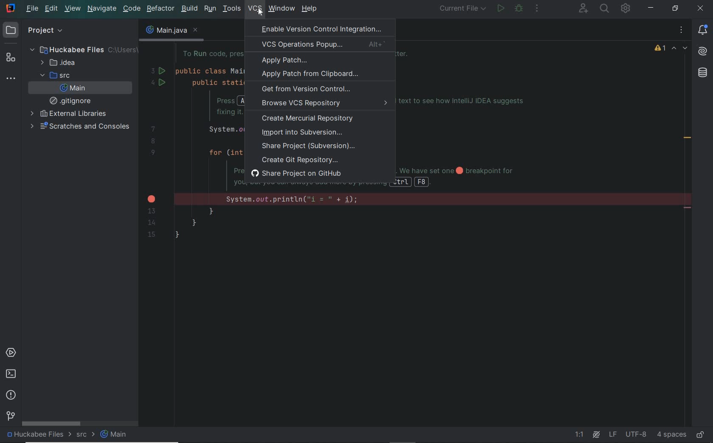 The image size is (713, 443). Describe the element at coordinates (73, 9) in the screenshot. I see `view` at that location.